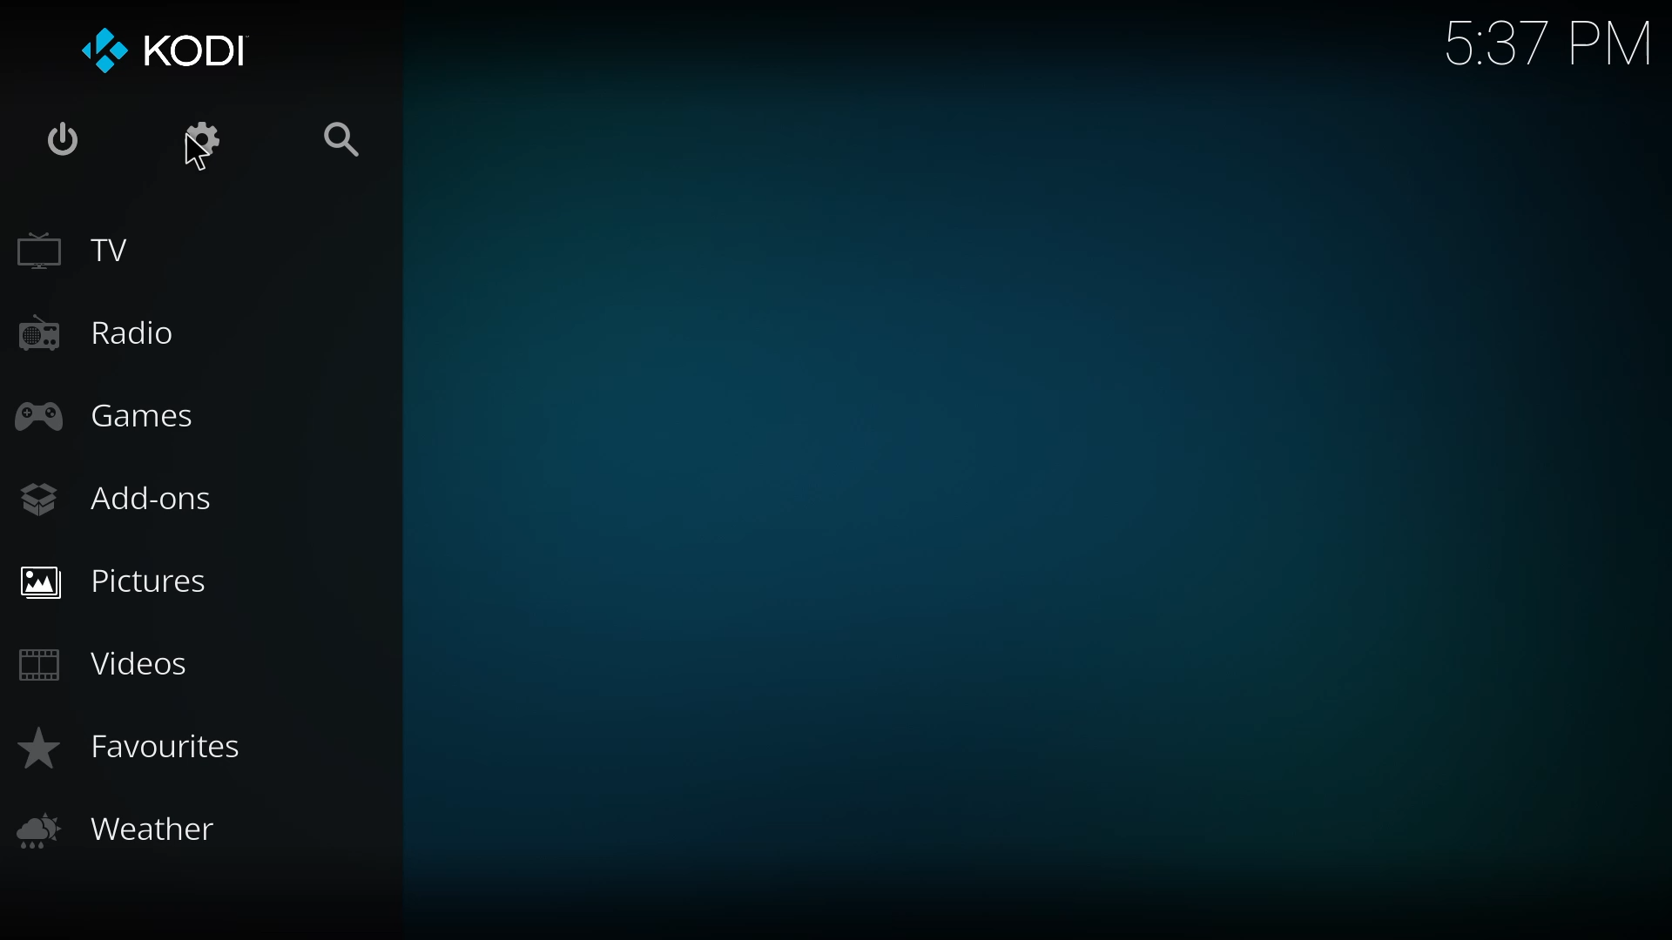  I want to click on favorites, so click(138, 749).